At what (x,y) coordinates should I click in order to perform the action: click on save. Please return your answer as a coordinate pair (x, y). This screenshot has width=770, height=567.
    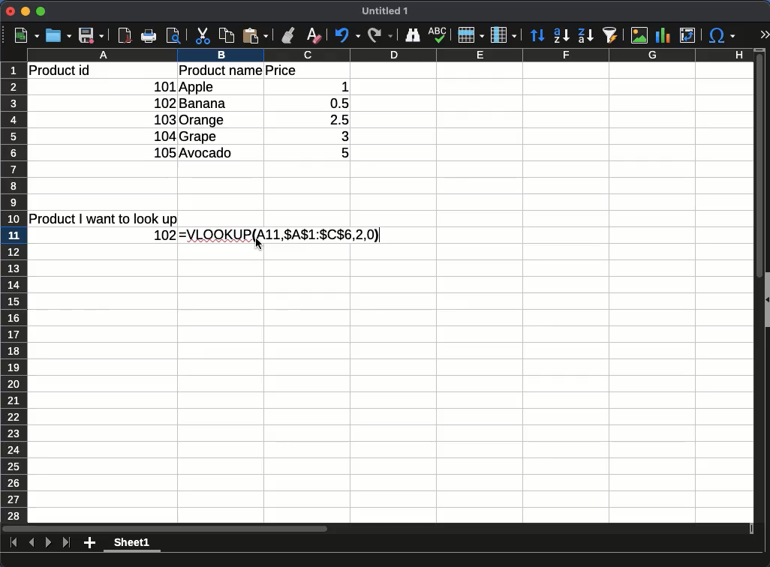
    Looking at the image, I should click on (92, 35).